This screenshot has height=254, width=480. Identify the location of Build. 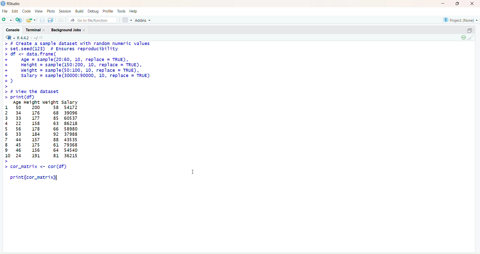
(79, 11).